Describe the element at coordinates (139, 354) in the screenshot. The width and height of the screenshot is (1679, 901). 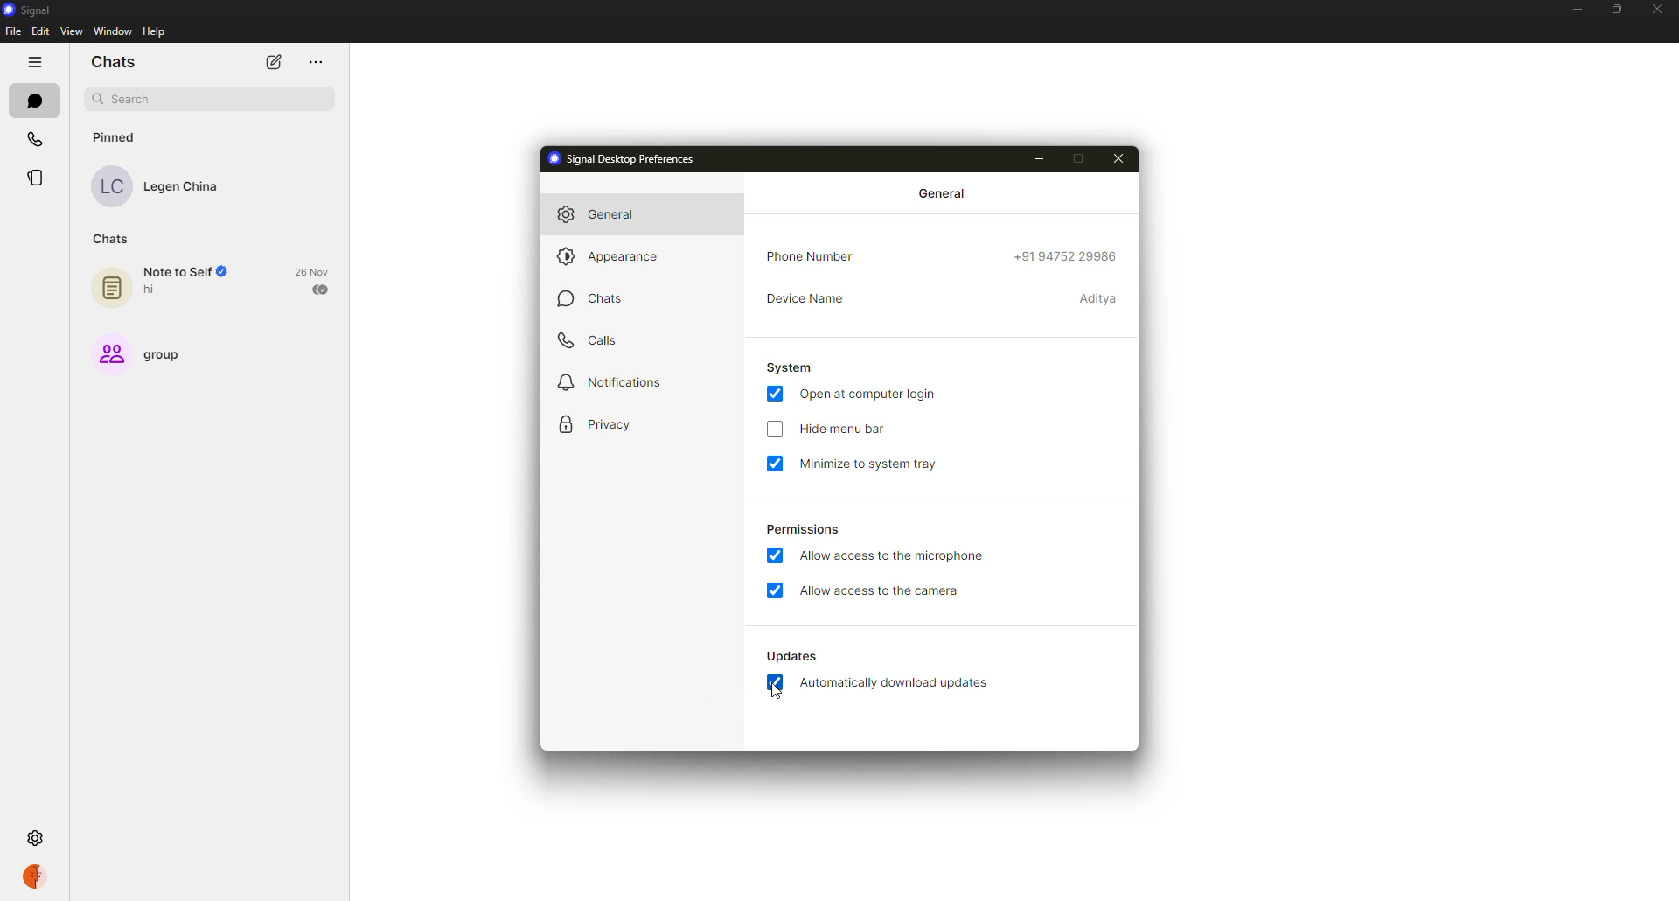
I see `group` at that location.